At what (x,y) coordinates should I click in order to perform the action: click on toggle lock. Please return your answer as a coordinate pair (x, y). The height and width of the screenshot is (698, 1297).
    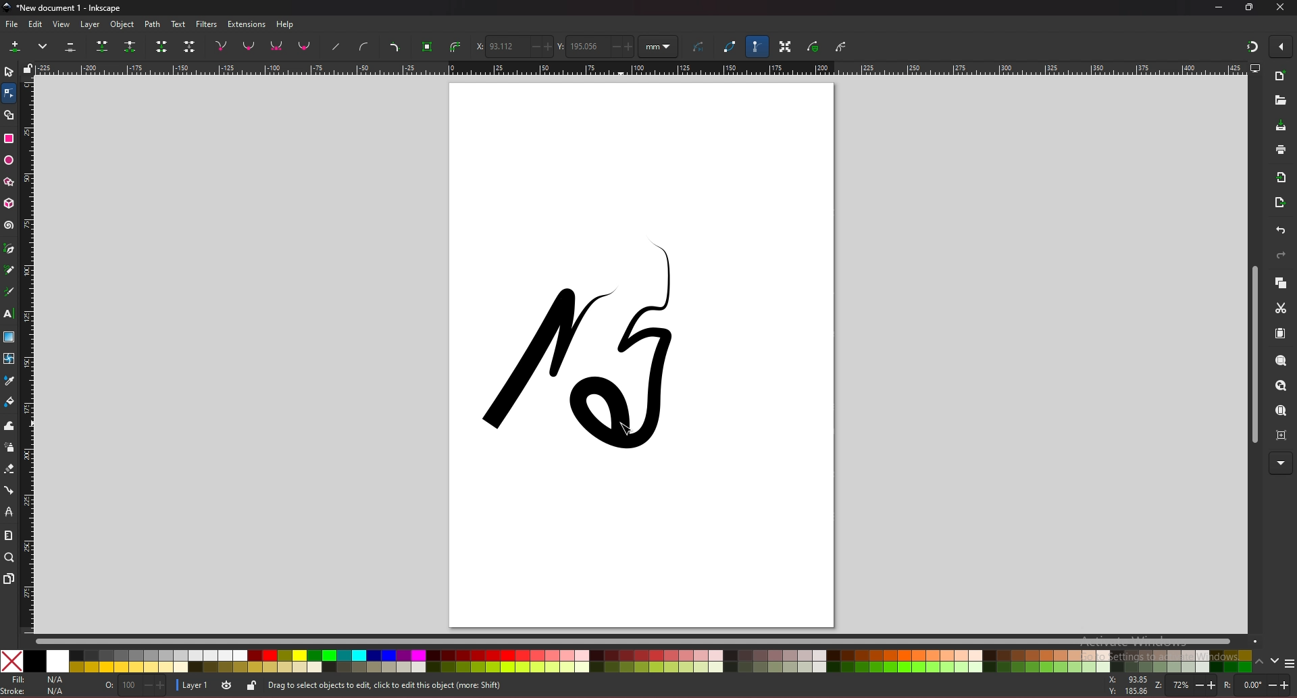
    Looking at the image, I should click on (253, 685).